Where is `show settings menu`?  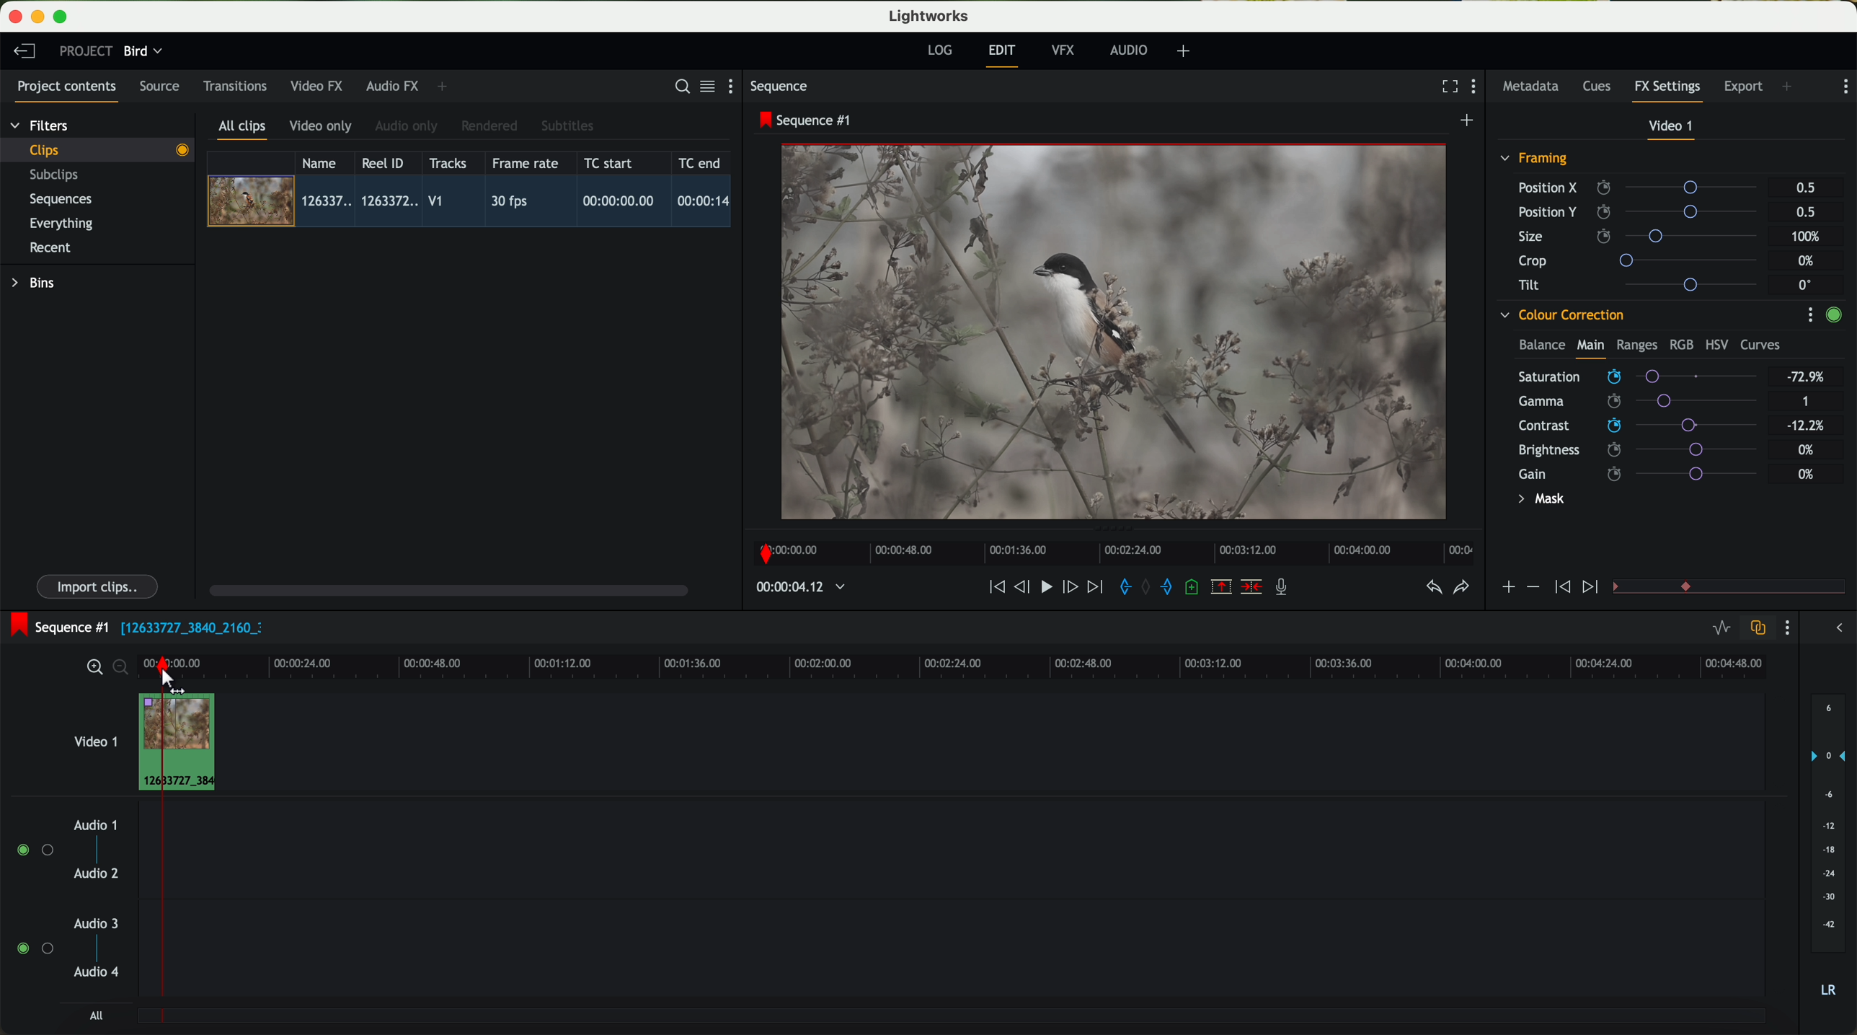 show settings menu is located at coordinates (1809, 314).